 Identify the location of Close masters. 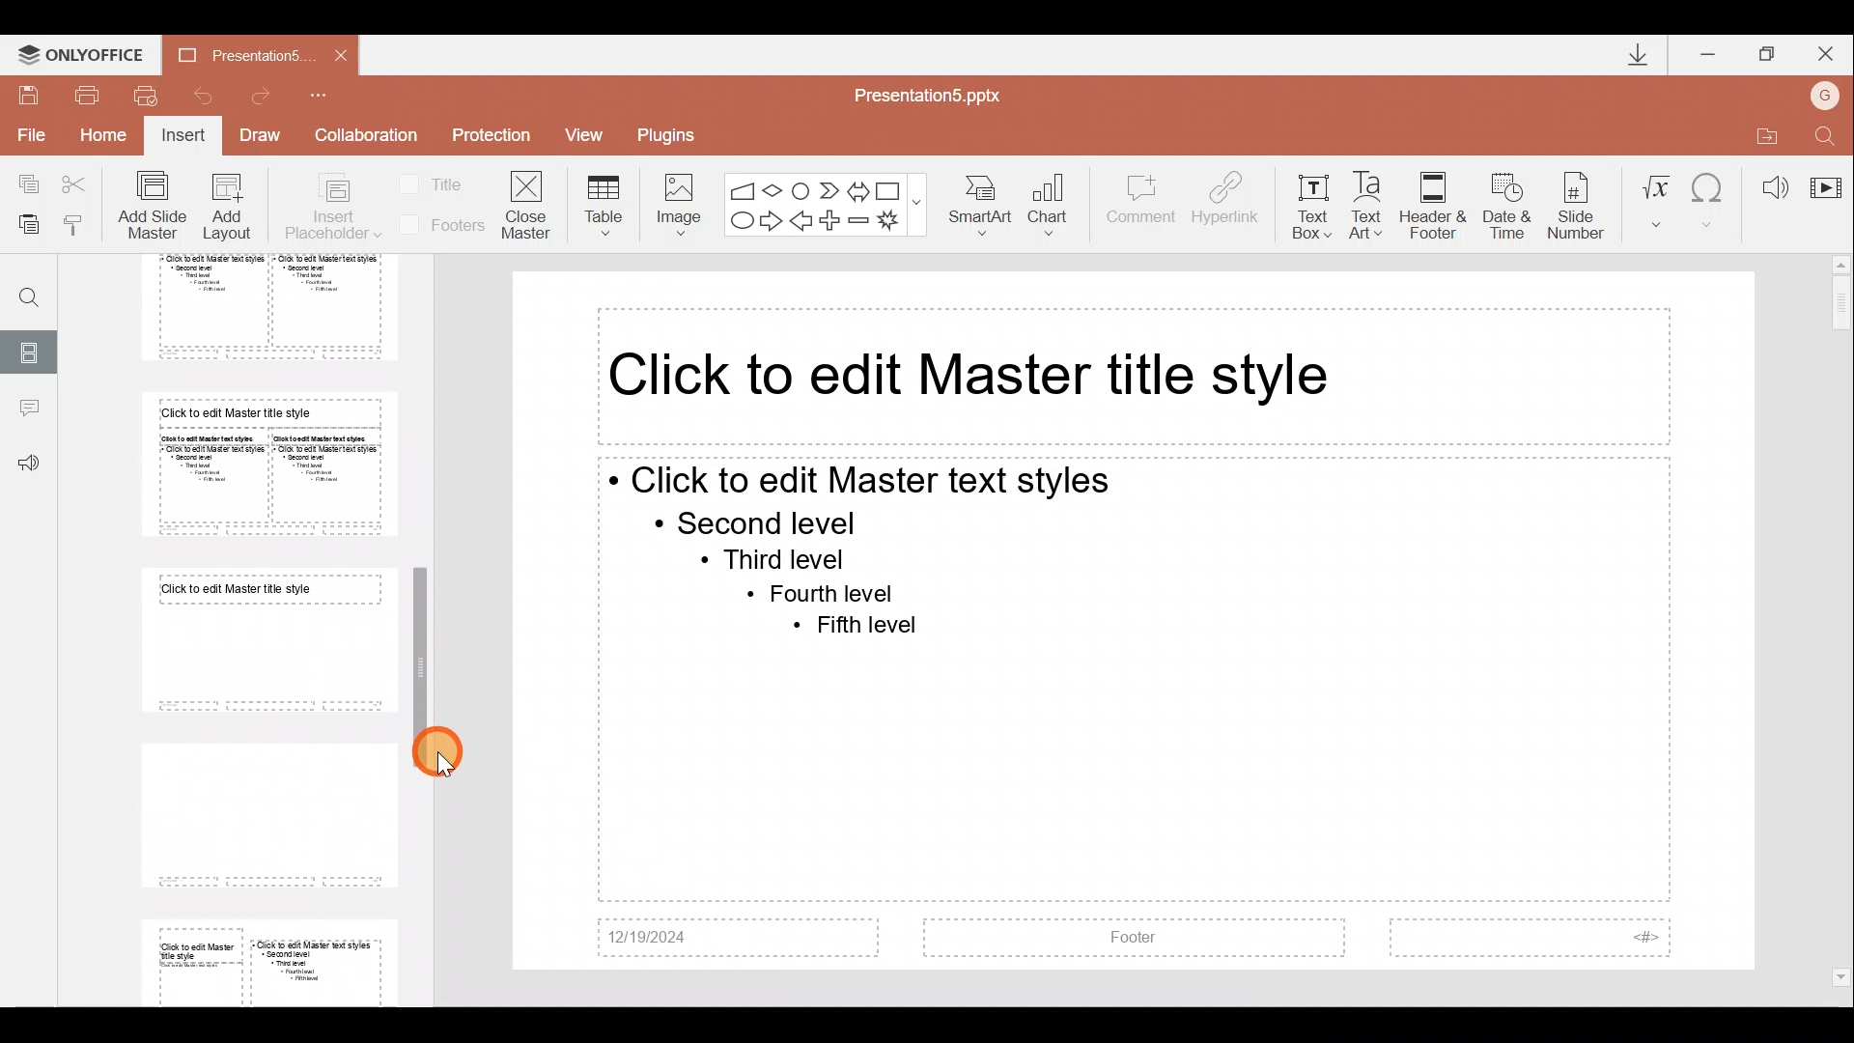
(528, 204).